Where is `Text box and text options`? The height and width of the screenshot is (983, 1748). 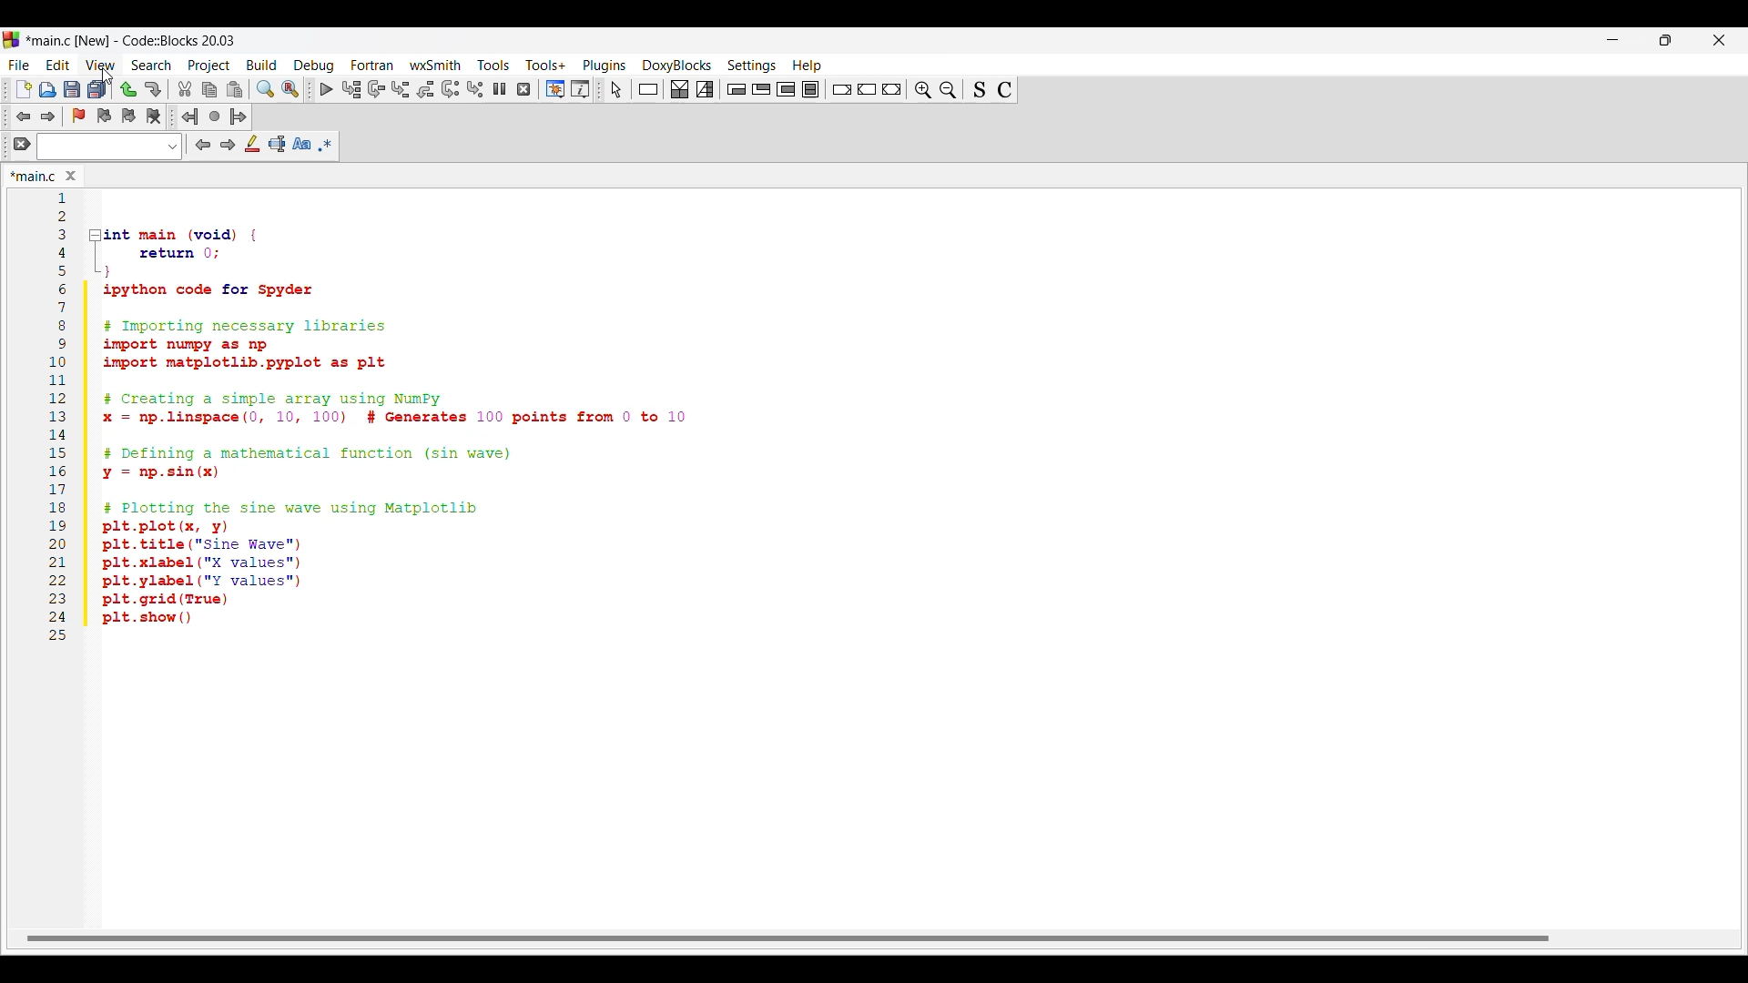
Text box and text options is located at coordinates (109, 147).